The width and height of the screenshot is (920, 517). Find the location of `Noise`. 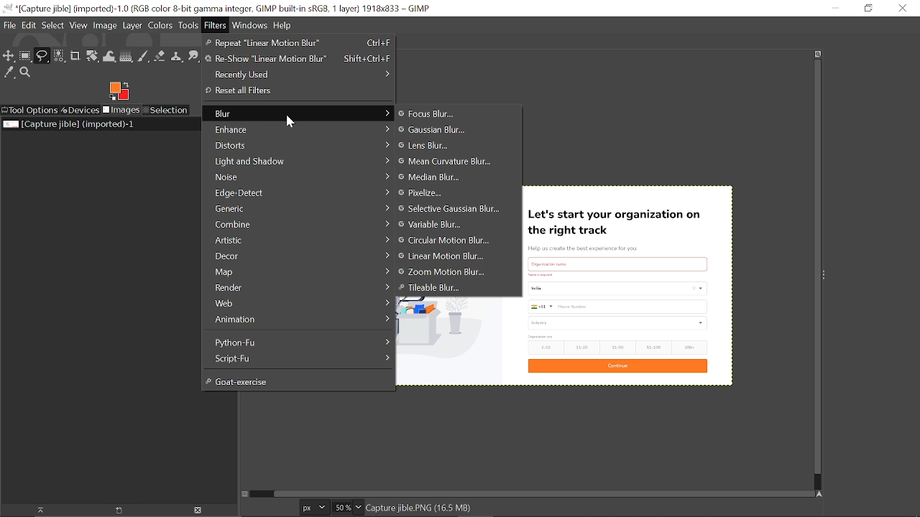

Noise is located at coordinates (298, 177).